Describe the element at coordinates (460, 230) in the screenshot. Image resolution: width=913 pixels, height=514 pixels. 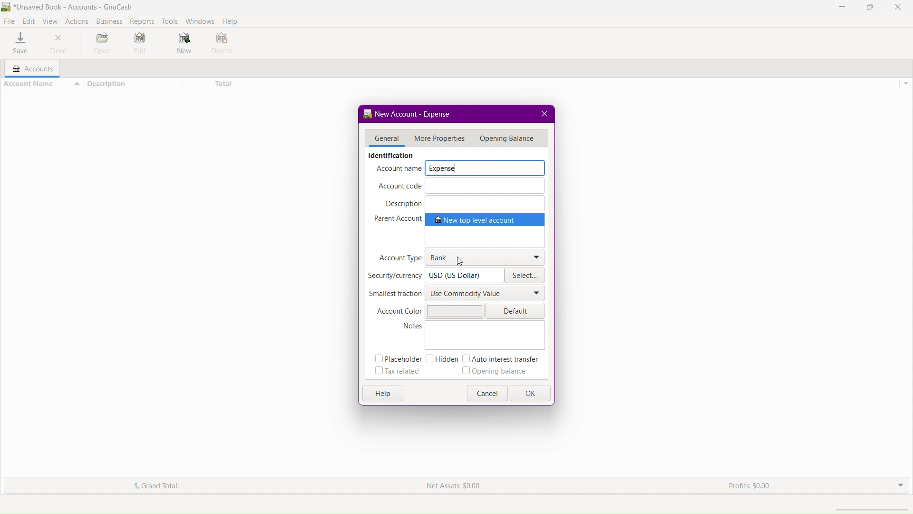
I see `Parent Account` at that location.